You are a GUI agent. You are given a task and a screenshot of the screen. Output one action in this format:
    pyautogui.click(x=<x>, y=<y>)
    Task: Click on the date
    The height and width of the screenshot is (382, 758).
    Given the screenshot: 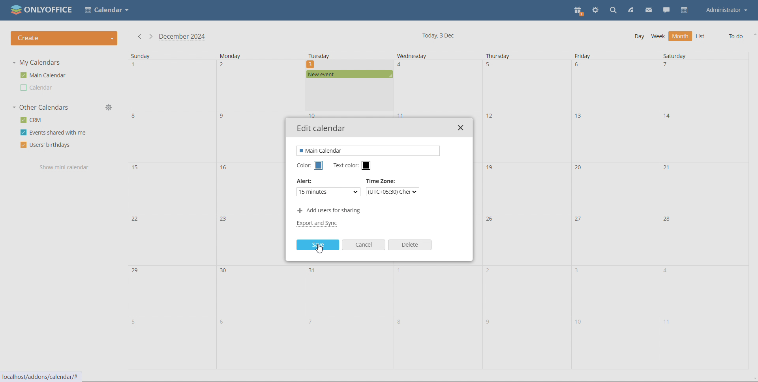 What is the action you would take?
    pyautogui.click(x=615, y=137)
    